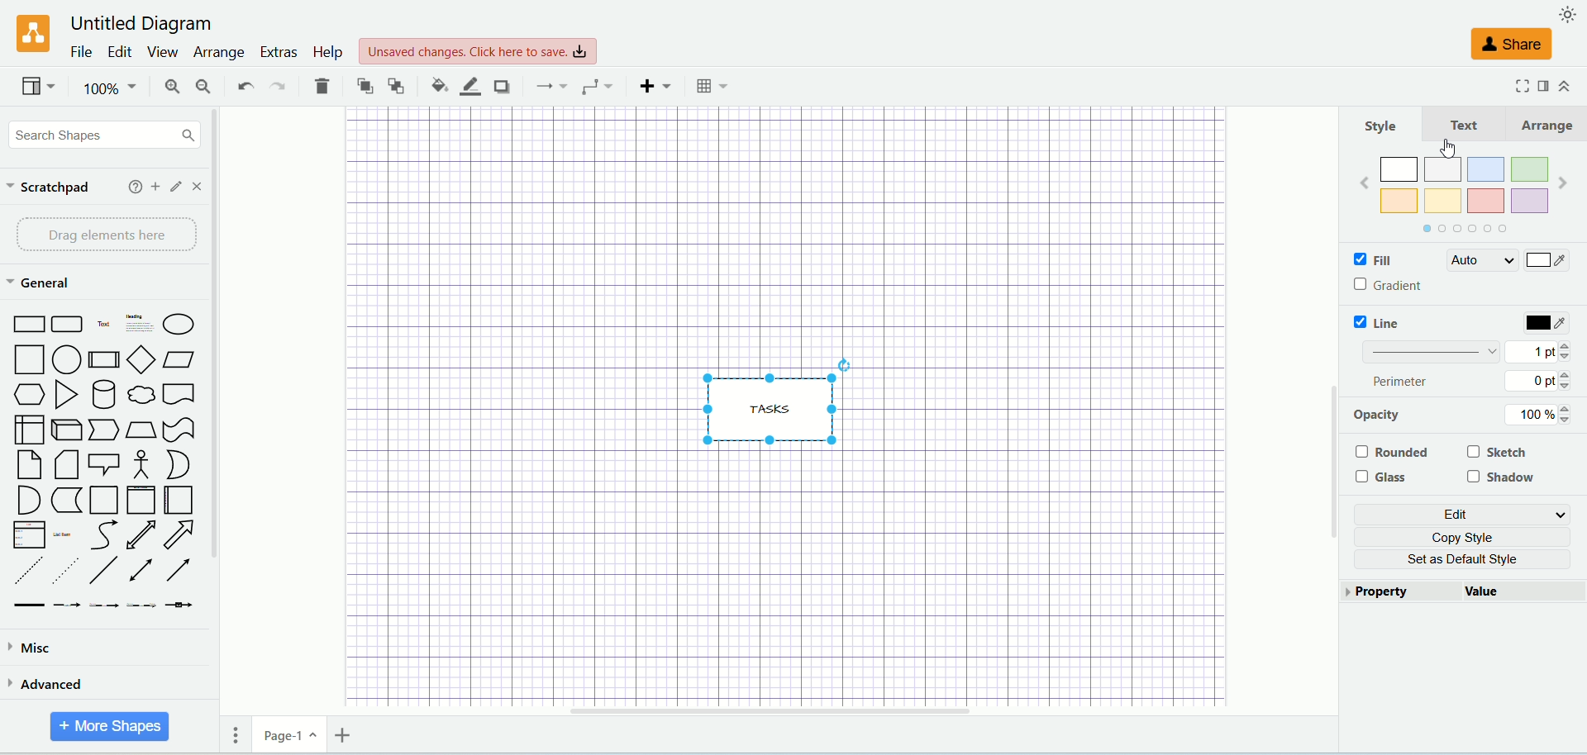  I want to click on Diamond, so click(141, 359).